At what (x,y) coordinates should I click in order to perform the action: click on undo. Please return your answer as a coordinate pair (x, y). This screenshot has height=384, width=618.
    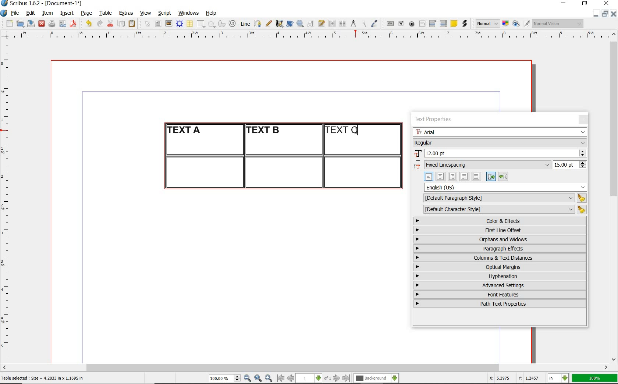
    Looking at the image, I should click on (88, 24).